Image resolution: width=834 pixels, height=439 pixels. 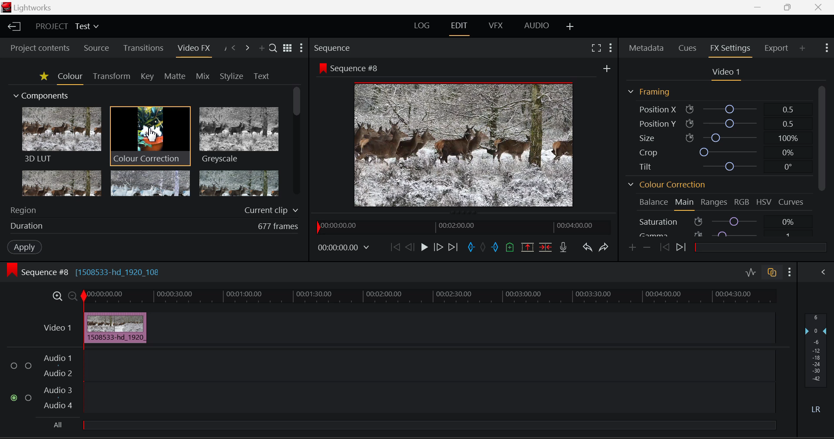 I want to click on Play, so click(x=423, y=248).